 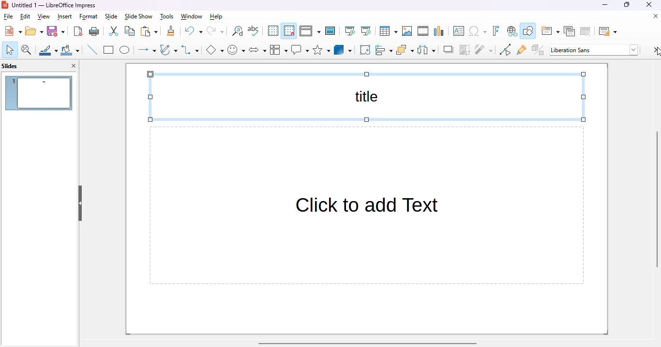 What do you see at coordinates (627, 5) in the screenshot?
I see `maximize` at bounding box center [627, 5].